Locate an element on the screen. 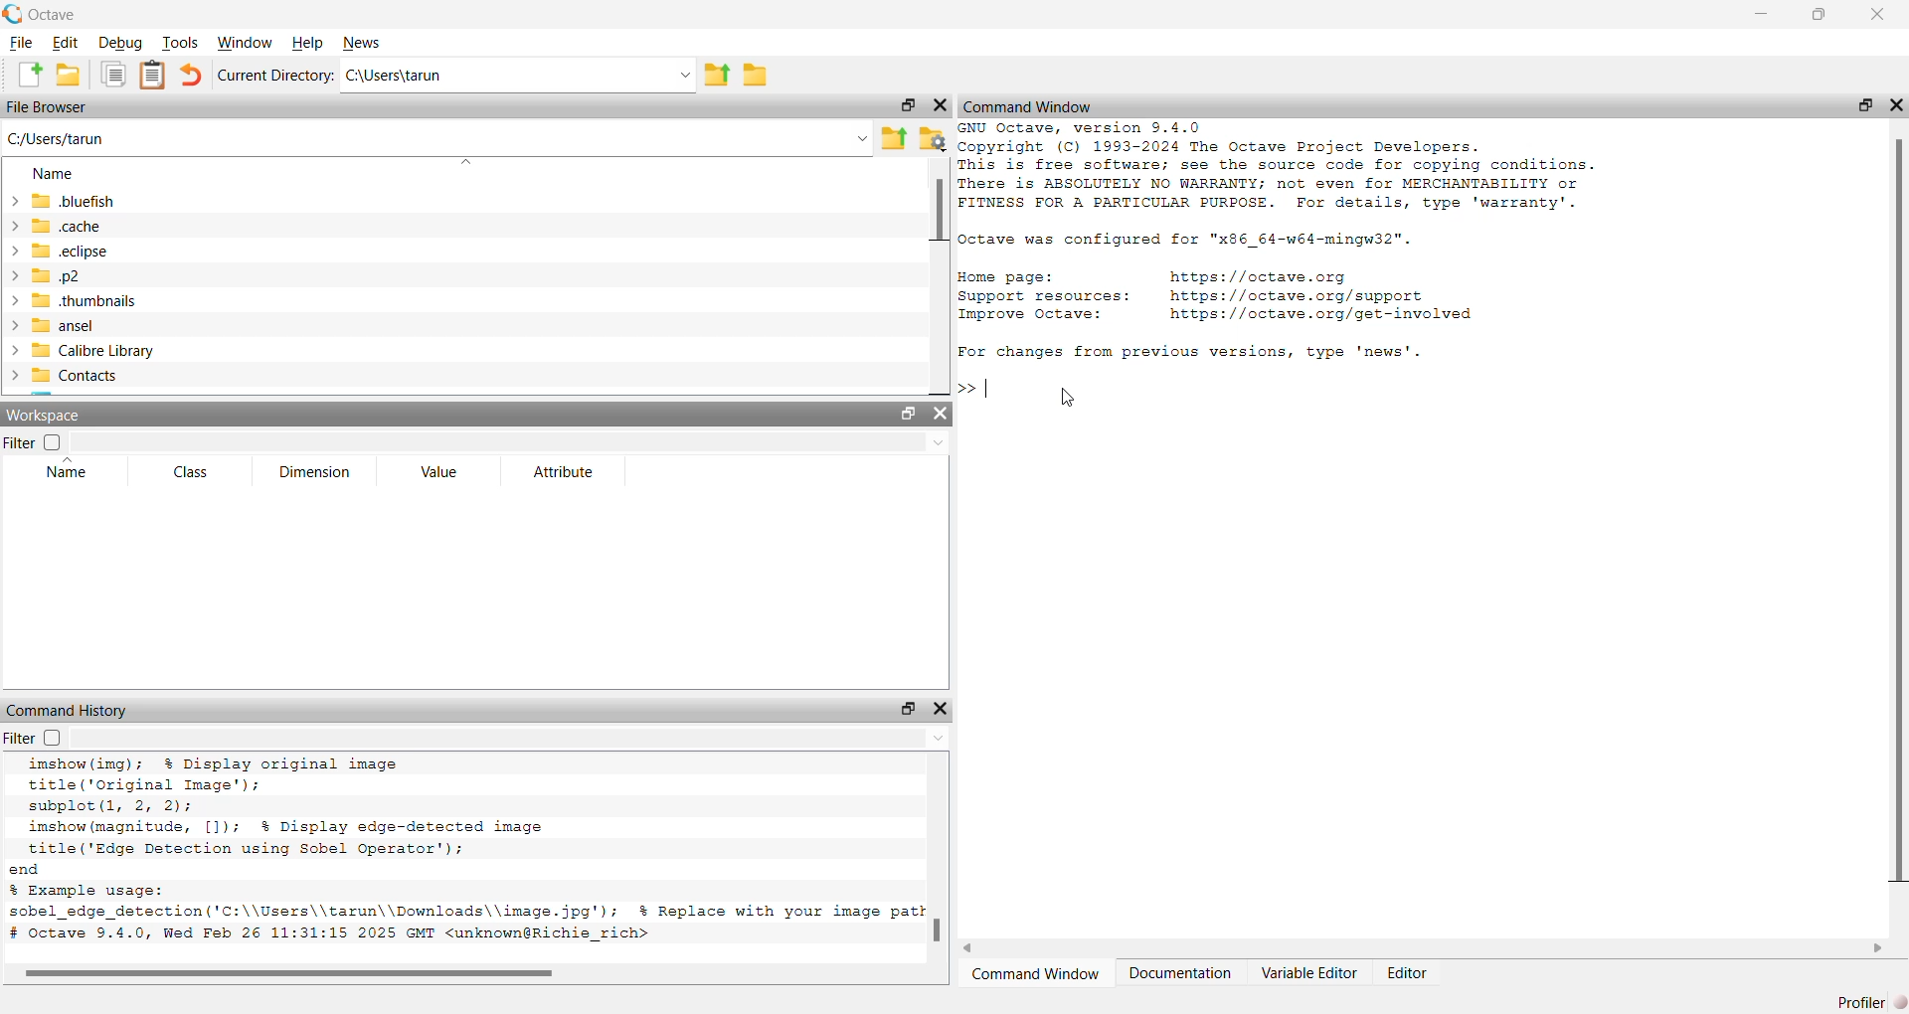 This screenshot has width=1909, height=1014. Name is located at coordinates (55, 174).